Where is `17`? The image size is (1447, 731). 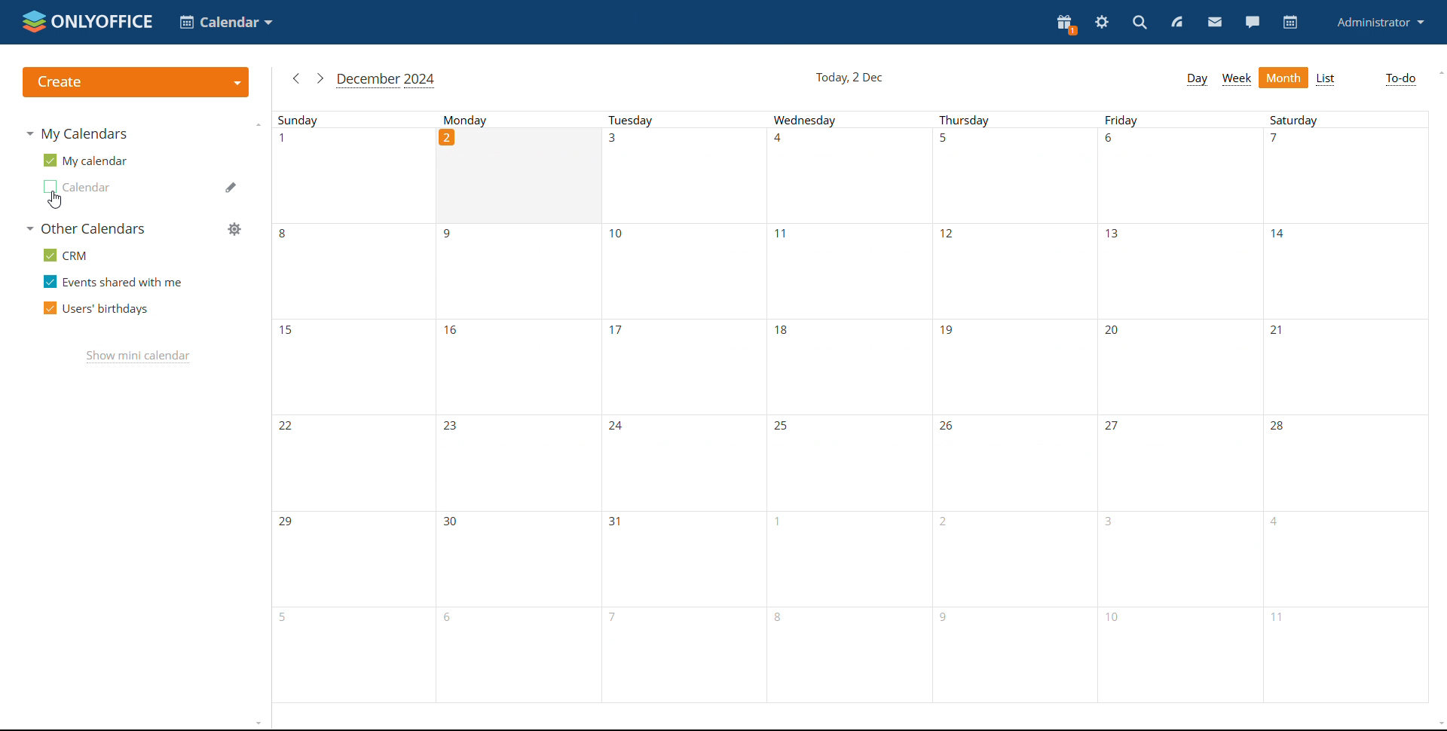
17 is located at coordinates (681, 367).